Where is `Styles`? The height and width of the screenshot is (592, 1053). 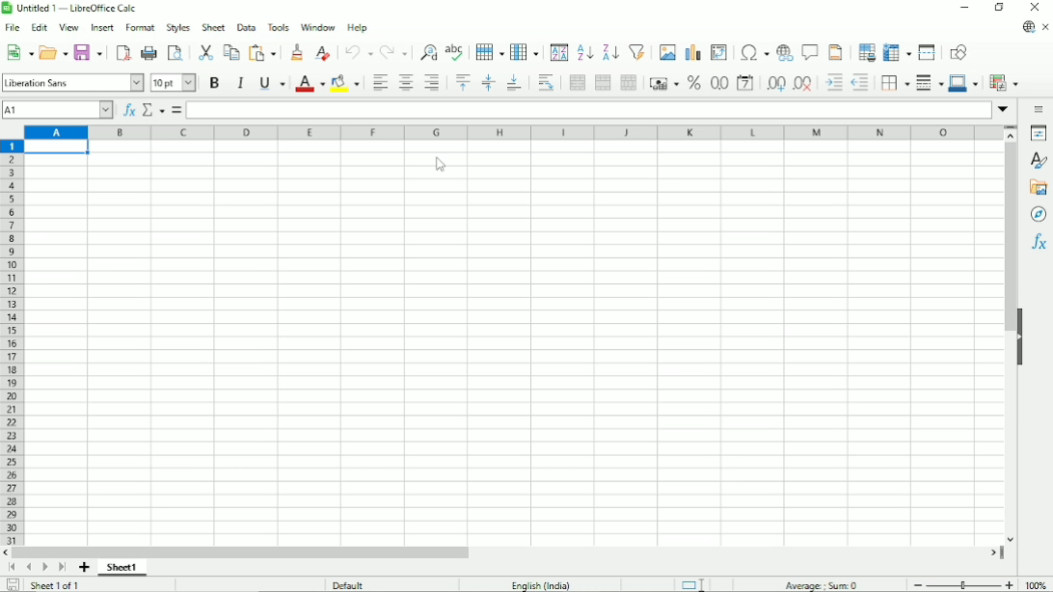
Styles is located at coordinates (1038, 161).